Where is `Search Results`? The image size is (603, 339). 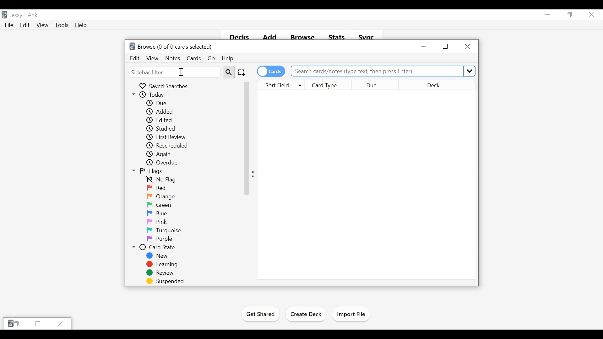 Search Results is located at coordinates (366, 185).